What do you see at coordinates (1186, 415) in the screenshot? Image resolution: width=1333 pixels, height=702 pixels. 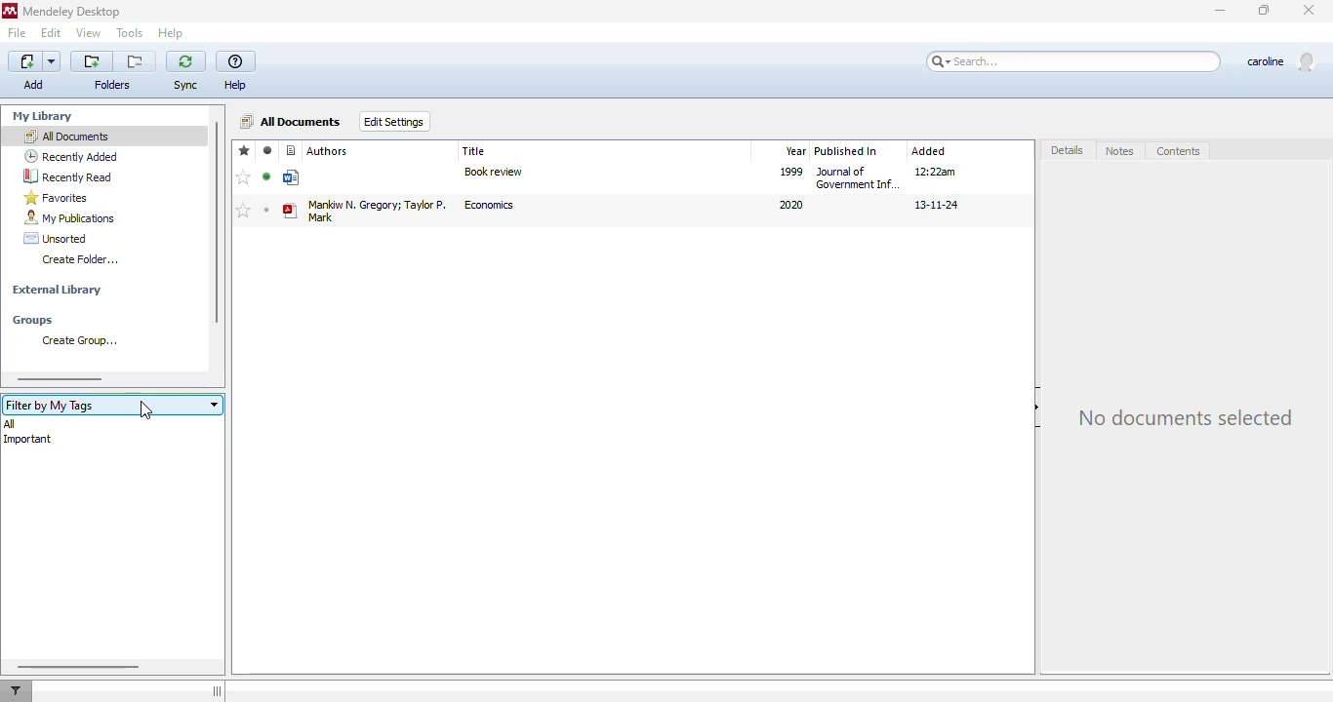 I see `no documents selected` at bounding box center [1186, 415].